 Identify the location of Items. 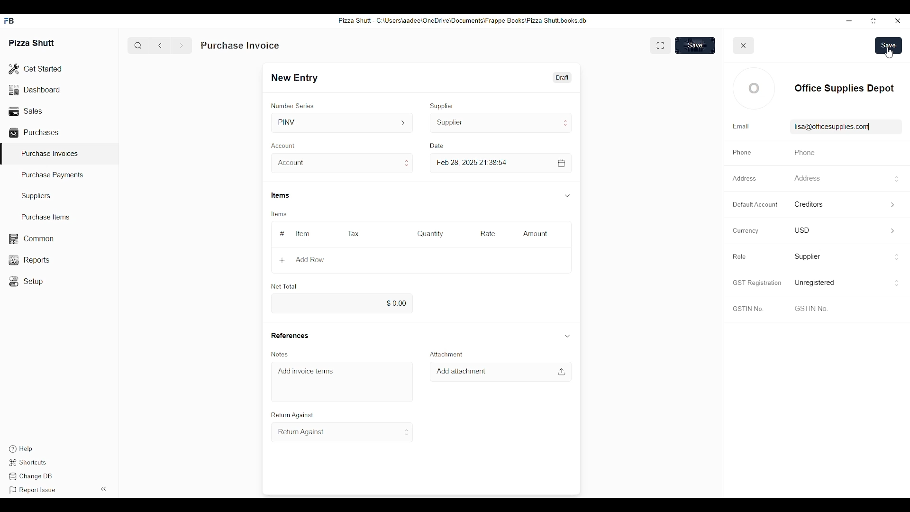
(281, 195).